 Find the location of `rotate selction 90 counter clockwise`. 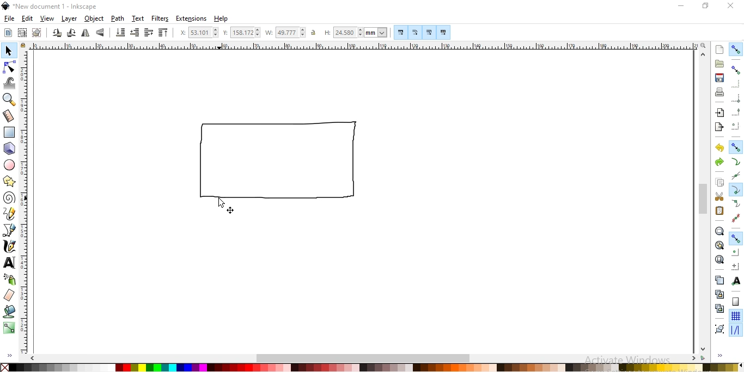

rotate selction 90 counter clockwise is located at coordinates (57, 33).